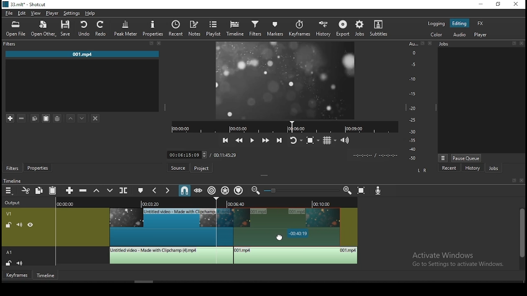 This screenshot has width=527, height=296. What do you see at coordinates (22, 12) in the screenshot?
I see `edit` at bounding box center [22, 12].